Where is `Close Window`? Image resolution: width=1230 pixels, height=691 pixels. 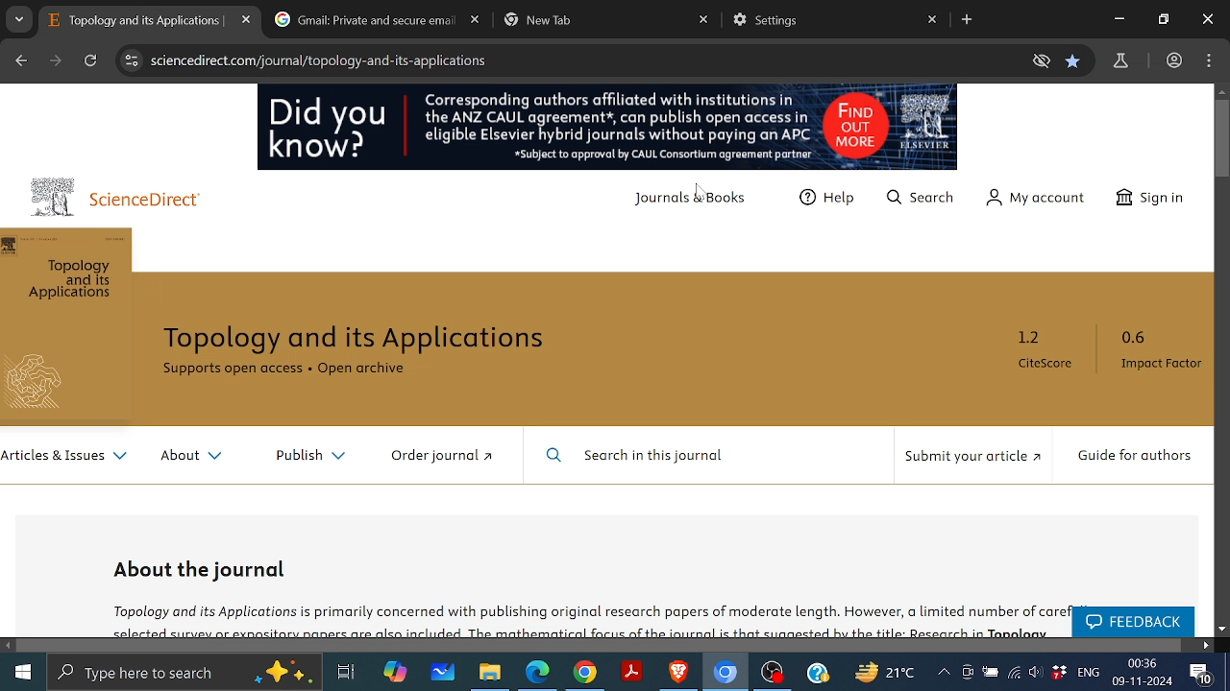 Close Window is located at coordinates (1207, 19).